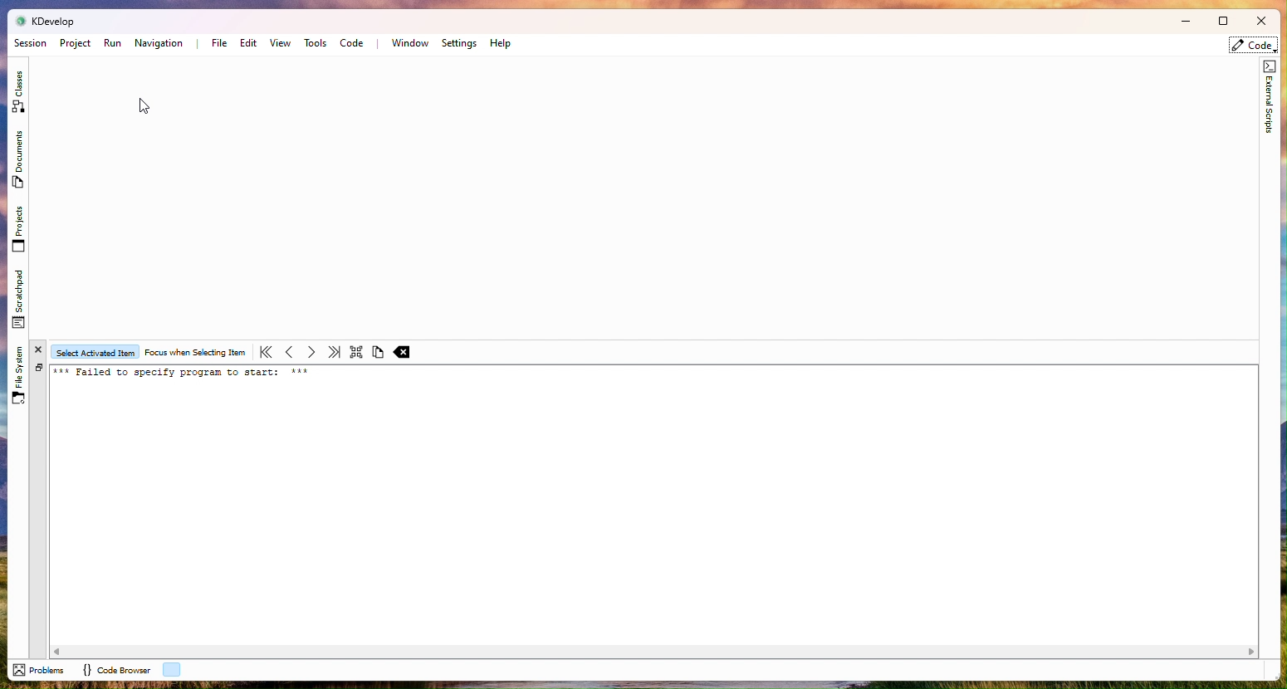 This screenshot has height=689, width=1287. I want to click on Class, so click(18, 89).